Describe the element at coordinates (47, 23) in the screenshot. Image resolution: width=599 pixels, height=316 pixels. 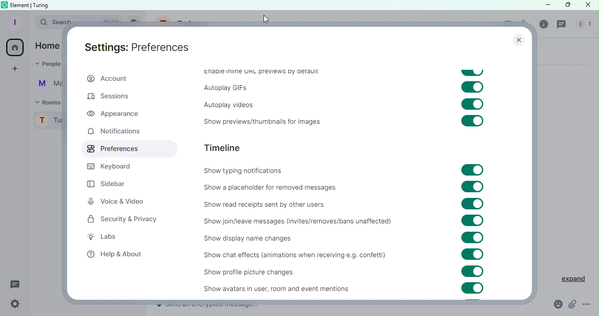
I see `Search` at that location.